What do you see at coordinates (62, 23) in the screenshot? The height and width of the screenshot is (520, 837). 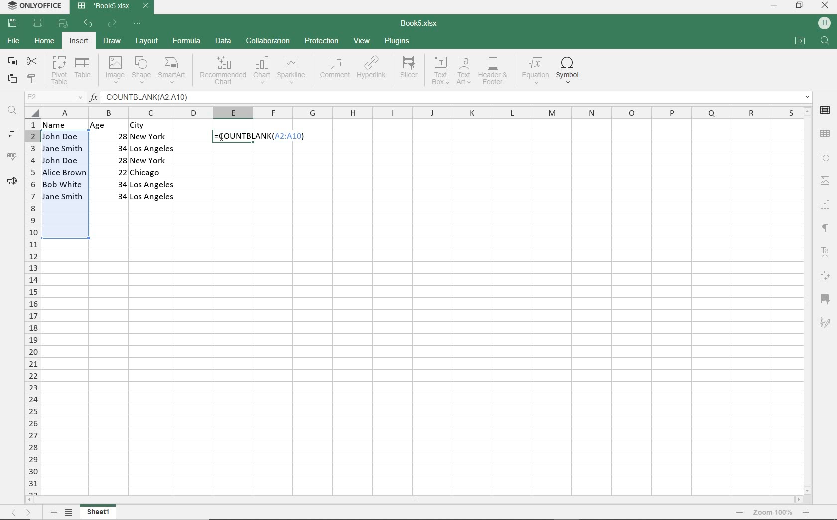 I see `QUICK PRINT` at bounding box center [62, 23].